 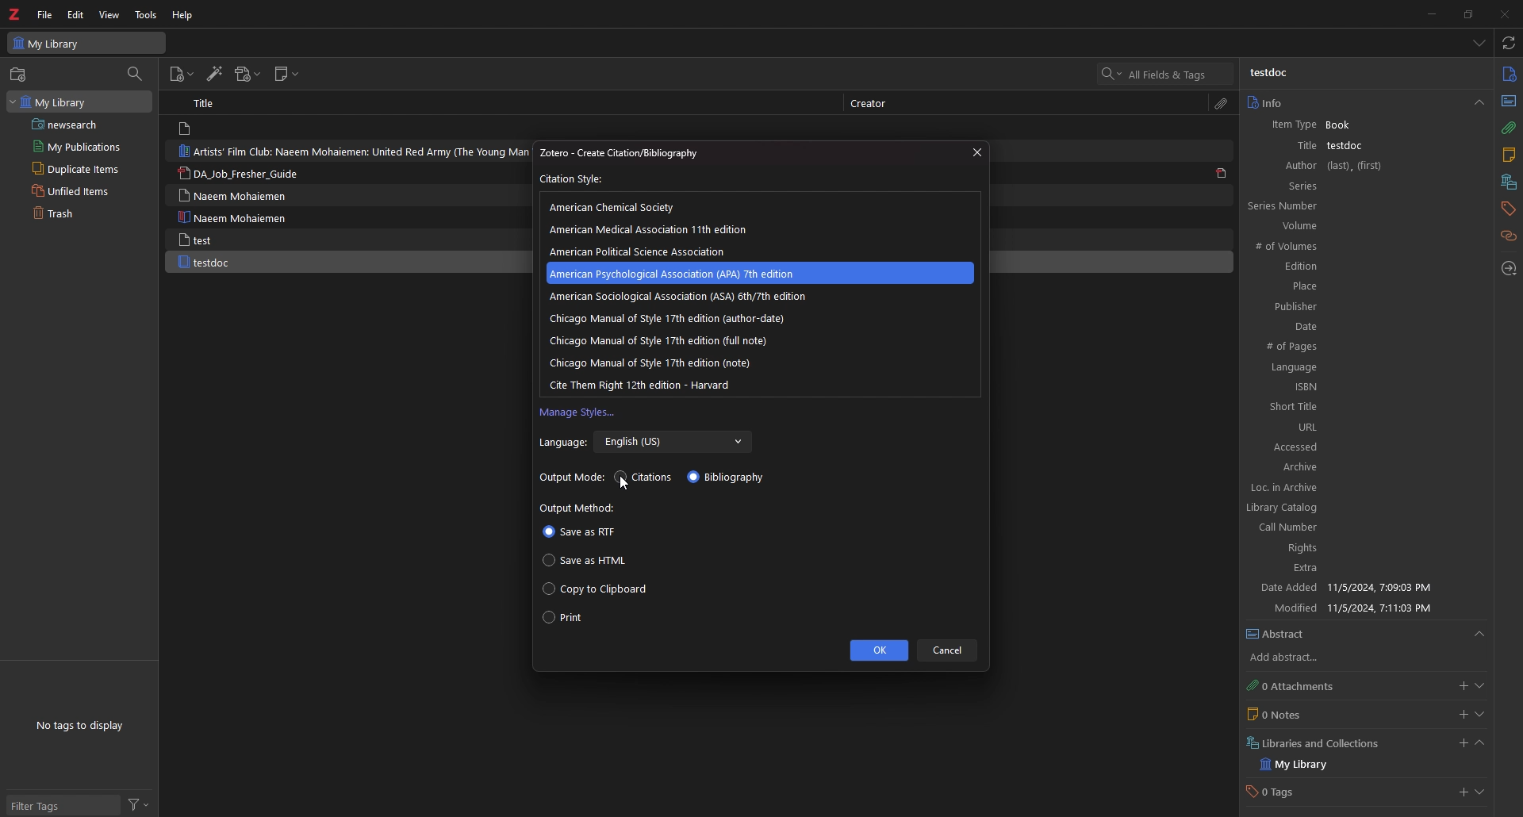 What do you see at coordinates (1222, 104) in the screenshot?
I see `attachment` at bounding box center [1222, 104].